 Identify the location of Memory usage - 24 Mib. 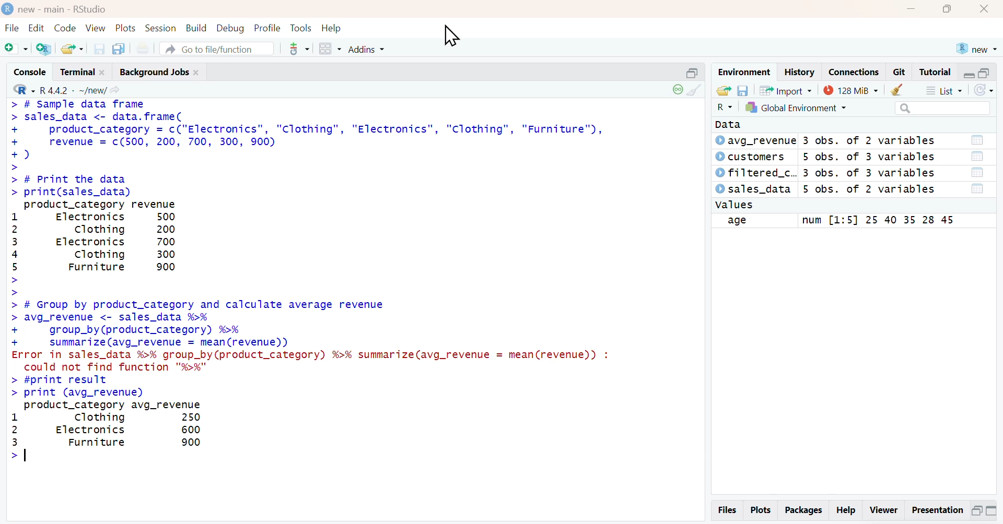
(848, 89).